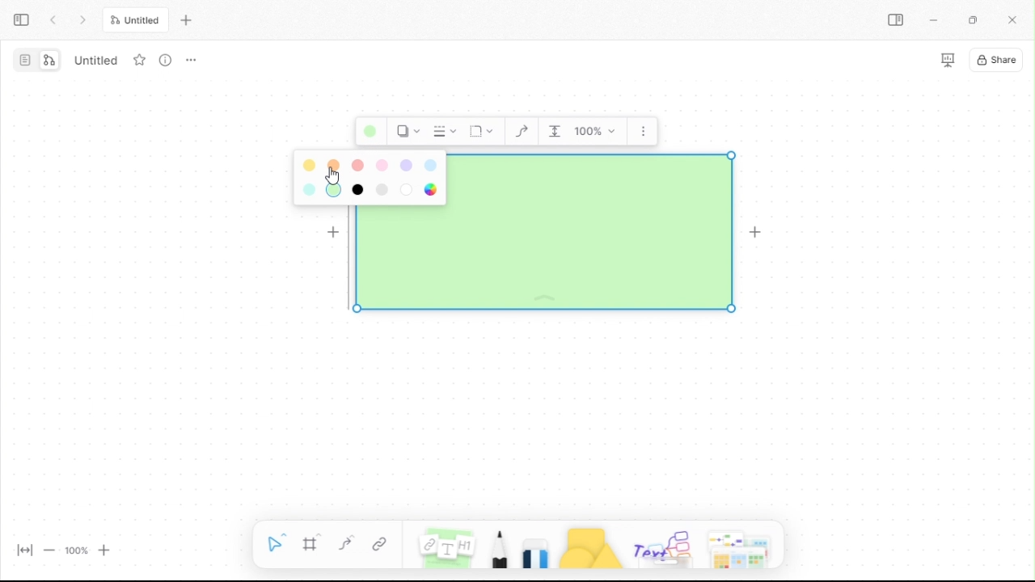  What do you see at coordinates (191, 61) in the screenshot?
I see `options` at bounding box center [191, 61].